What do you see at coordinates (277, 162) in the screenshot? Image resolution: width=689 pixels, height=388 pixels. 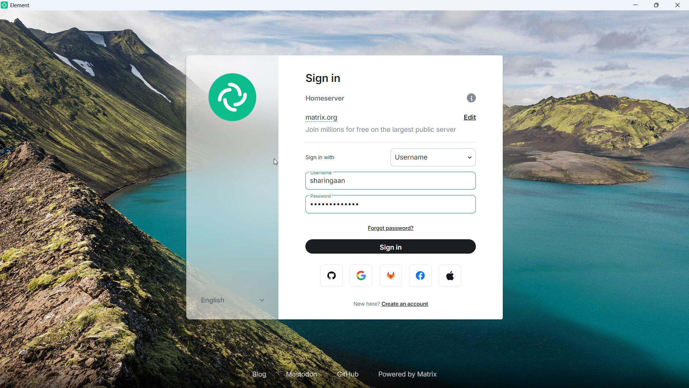 I see `cursor movement` at bounding box center [277, 162].